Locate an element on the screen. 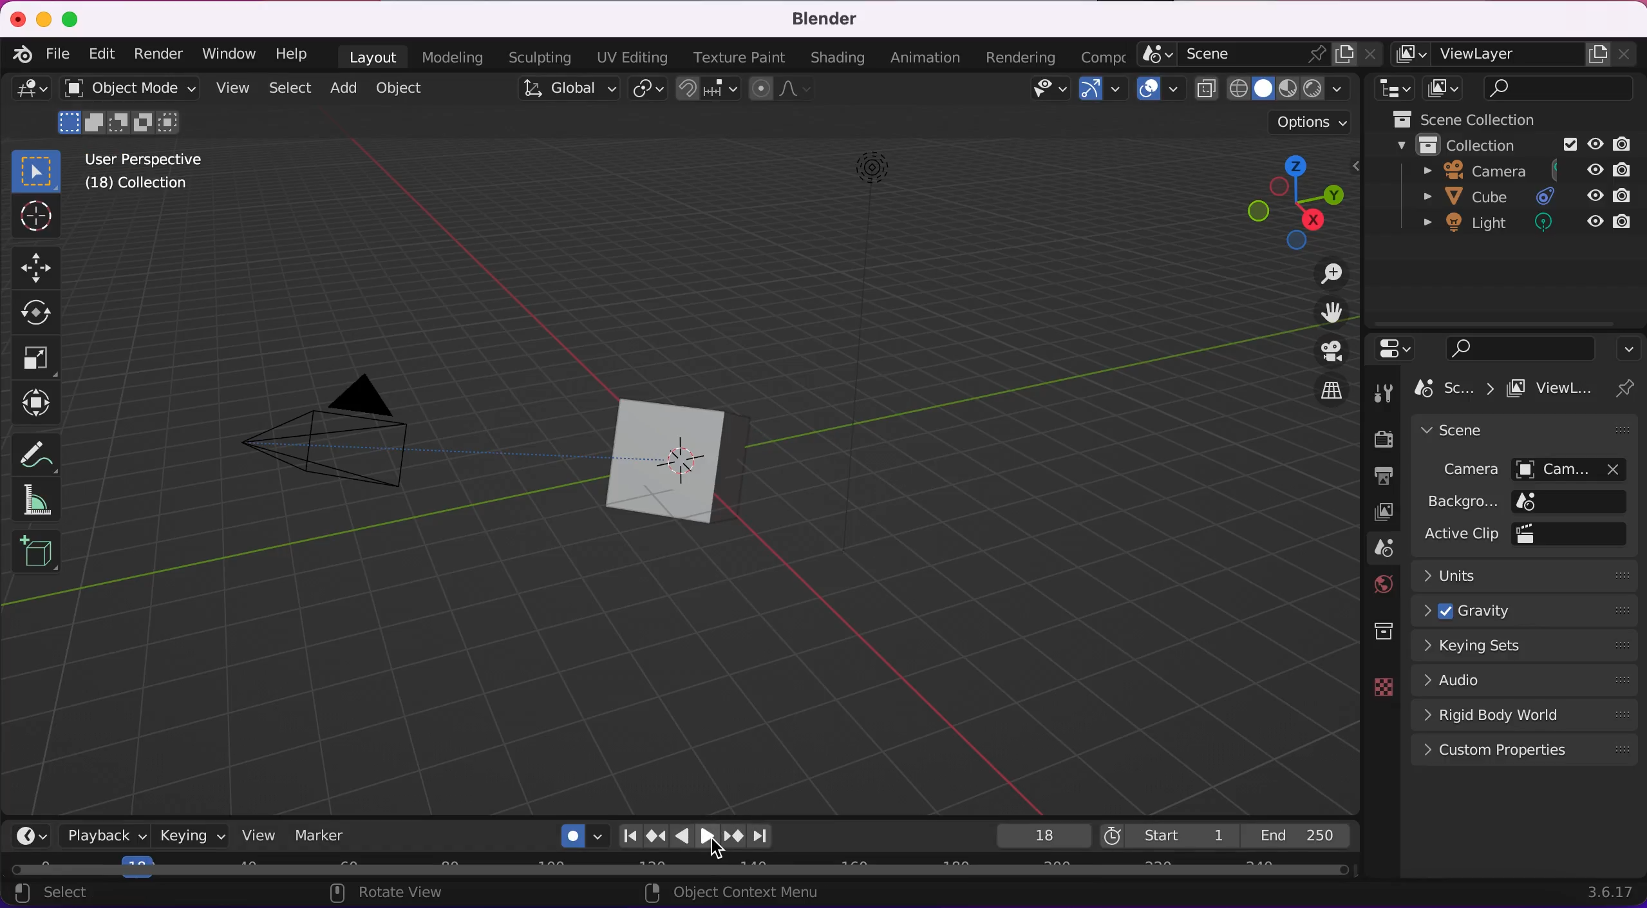 This screenshot has height=908, width=1647. background is located at coordinates (1523, 502).